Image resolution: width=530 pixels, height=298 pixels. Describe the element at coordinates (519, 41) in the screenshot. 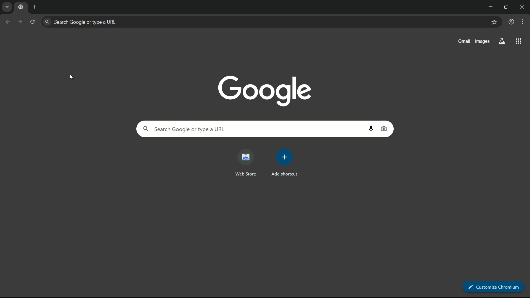

I see `google apps` at that location.